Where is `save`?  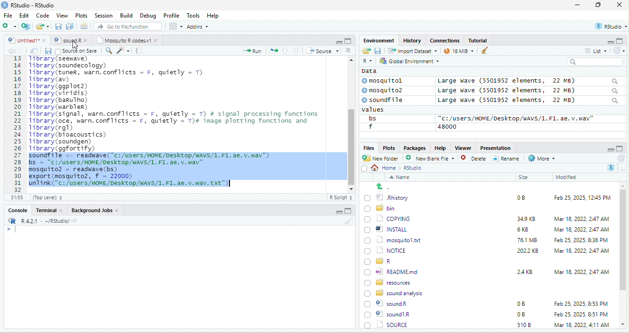
save is located at coordinates (59, 27).